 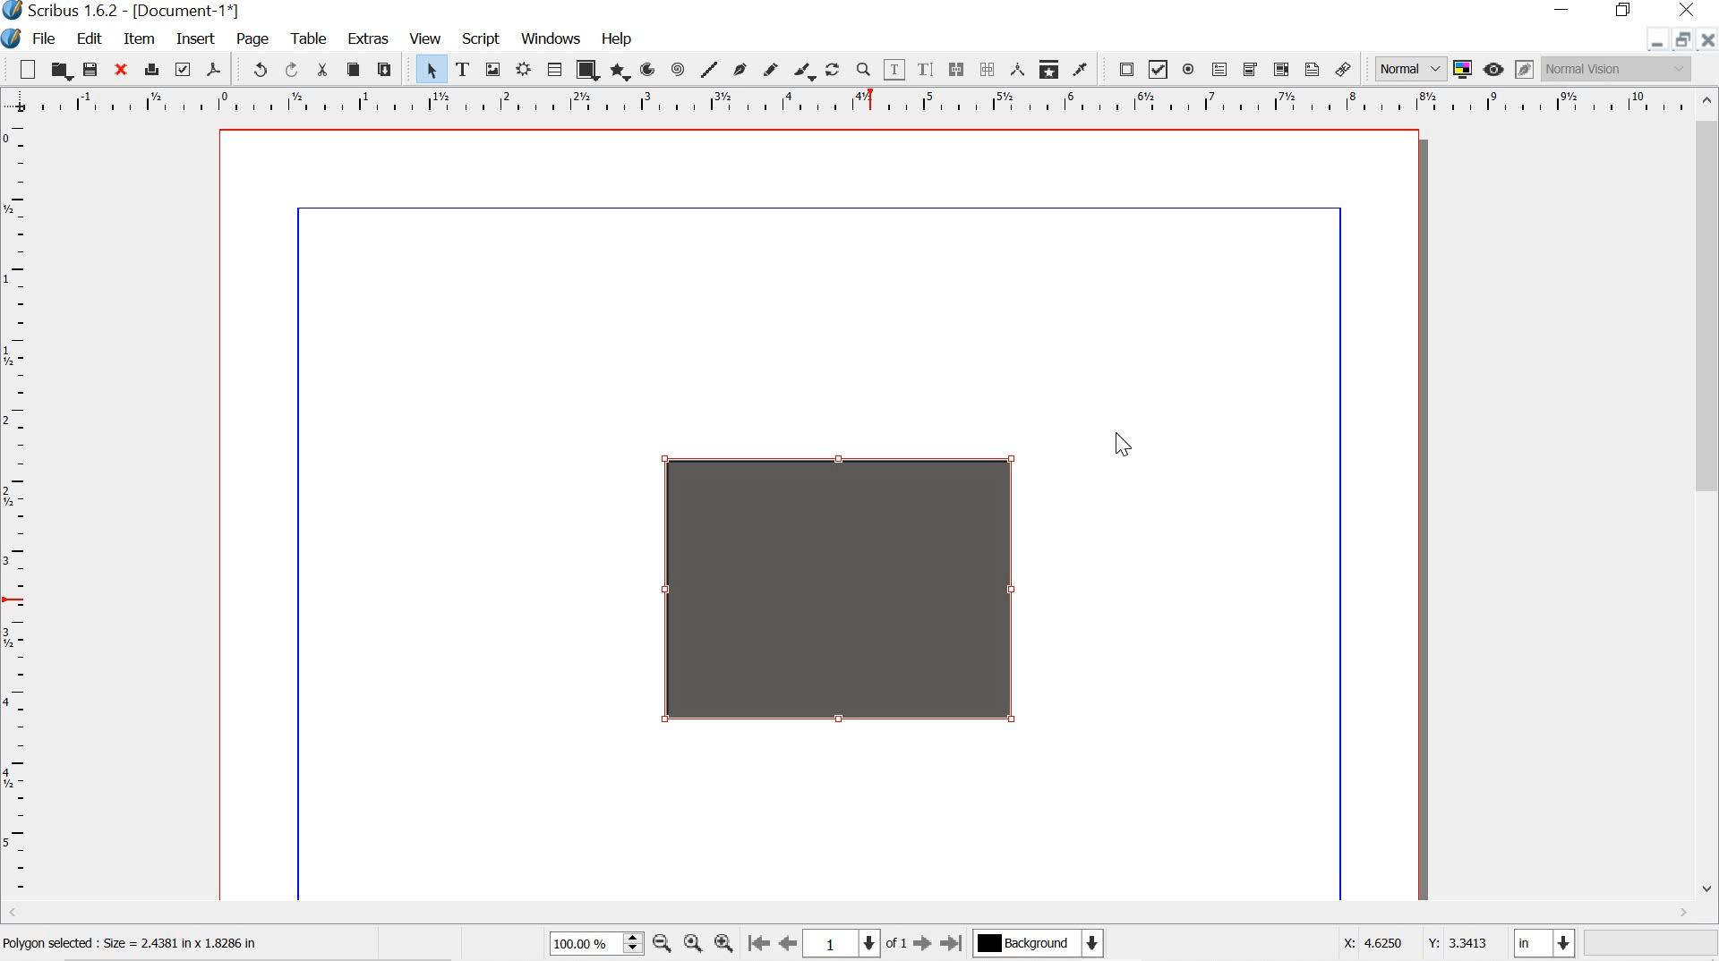 I want to click on edit contents of frame, so click(x=894, y=70).